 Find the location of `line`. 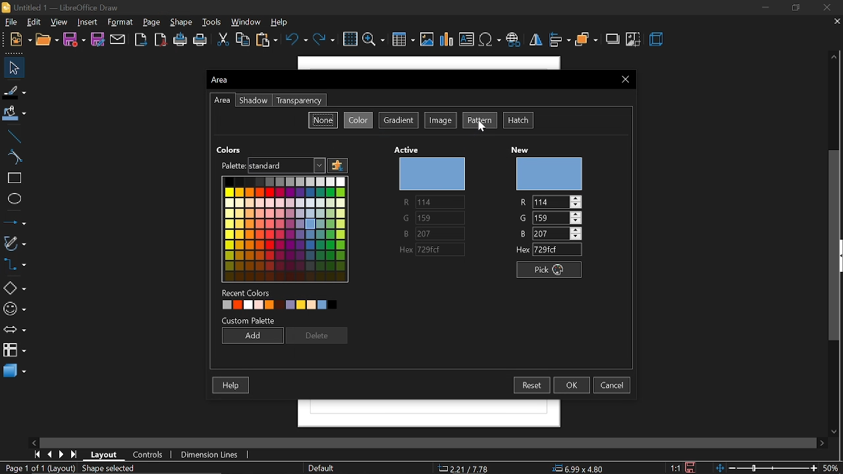

line is located at coordinates (15, 136).